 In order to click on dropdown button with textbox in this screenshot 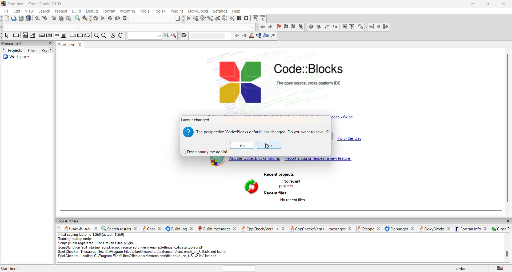, I will do `click(145, 36)`.